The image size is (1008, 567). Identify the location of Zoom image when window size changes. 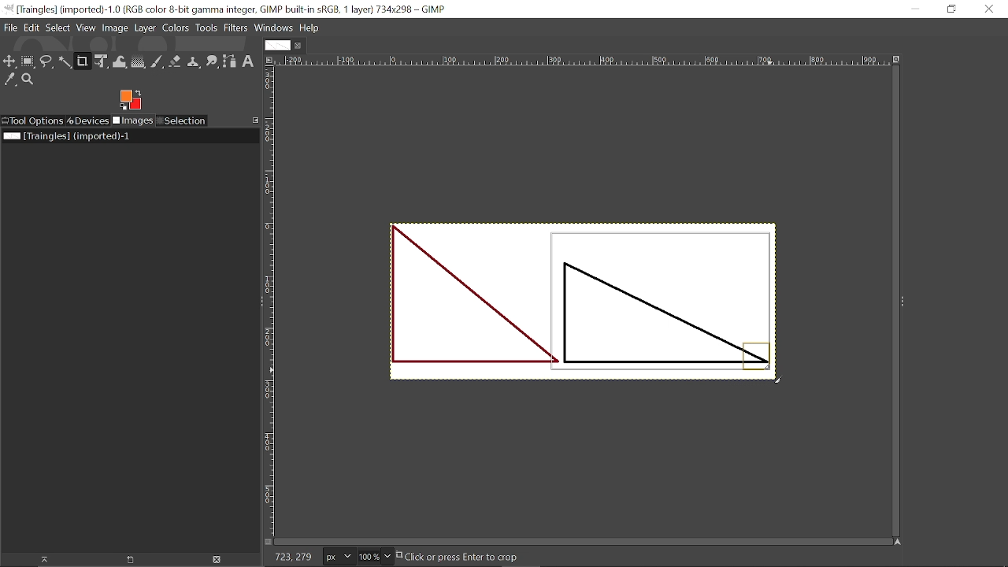
(896, 58).